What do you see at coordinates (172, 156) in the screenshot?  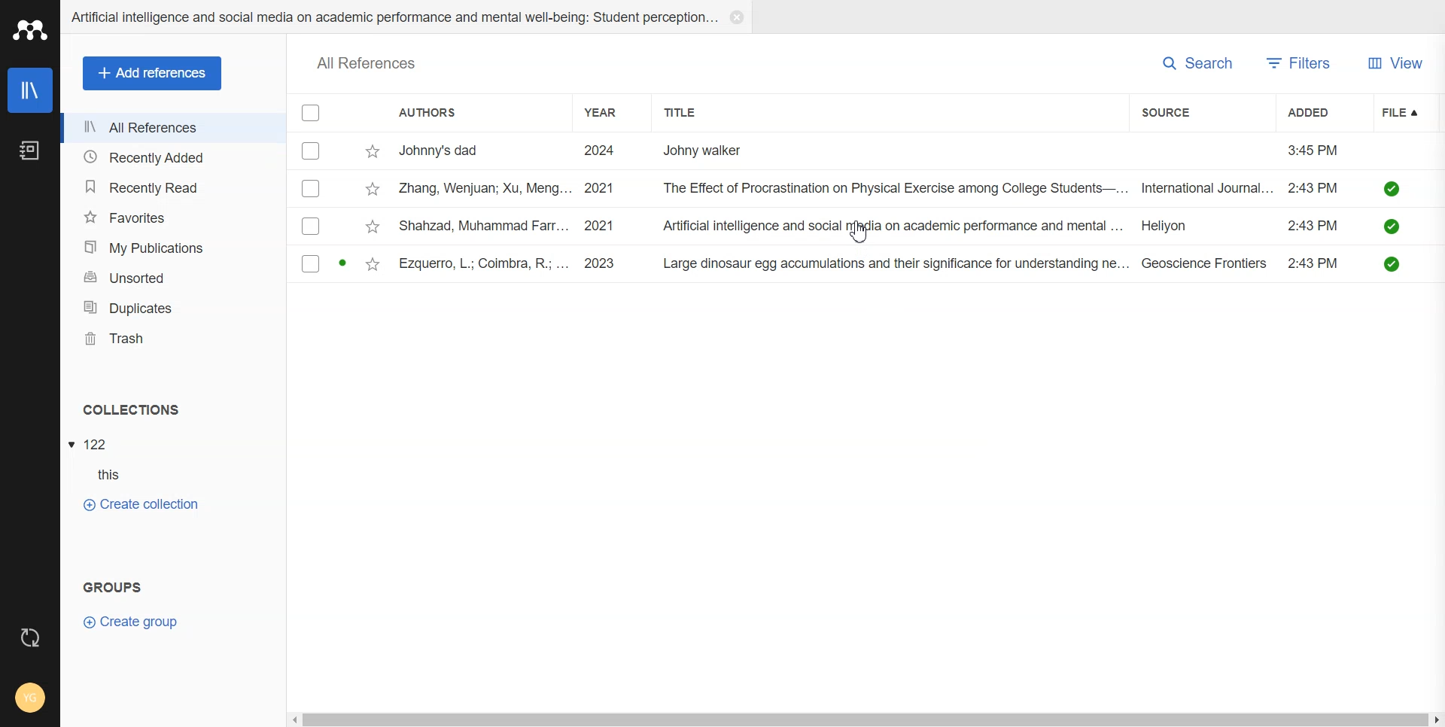 I see `Recently Added` at bounding box center [172, 156].